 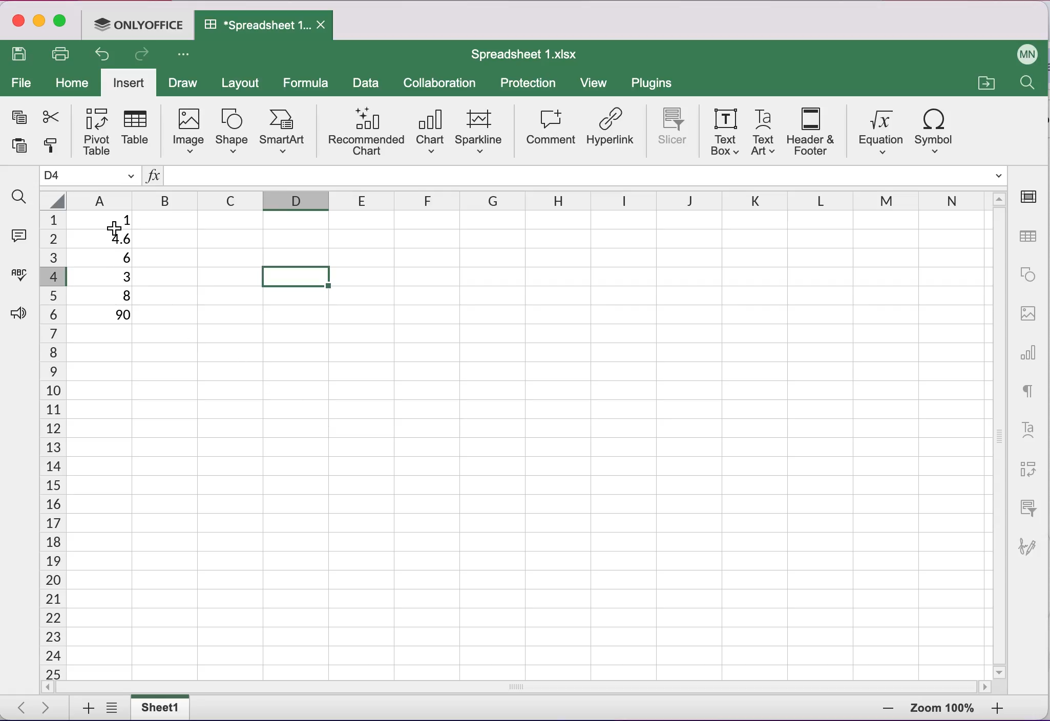 What do you see at coordinates (184, 54) in the screenshot?
I see `Customize access tool bar` at bounding box center [184, 54].